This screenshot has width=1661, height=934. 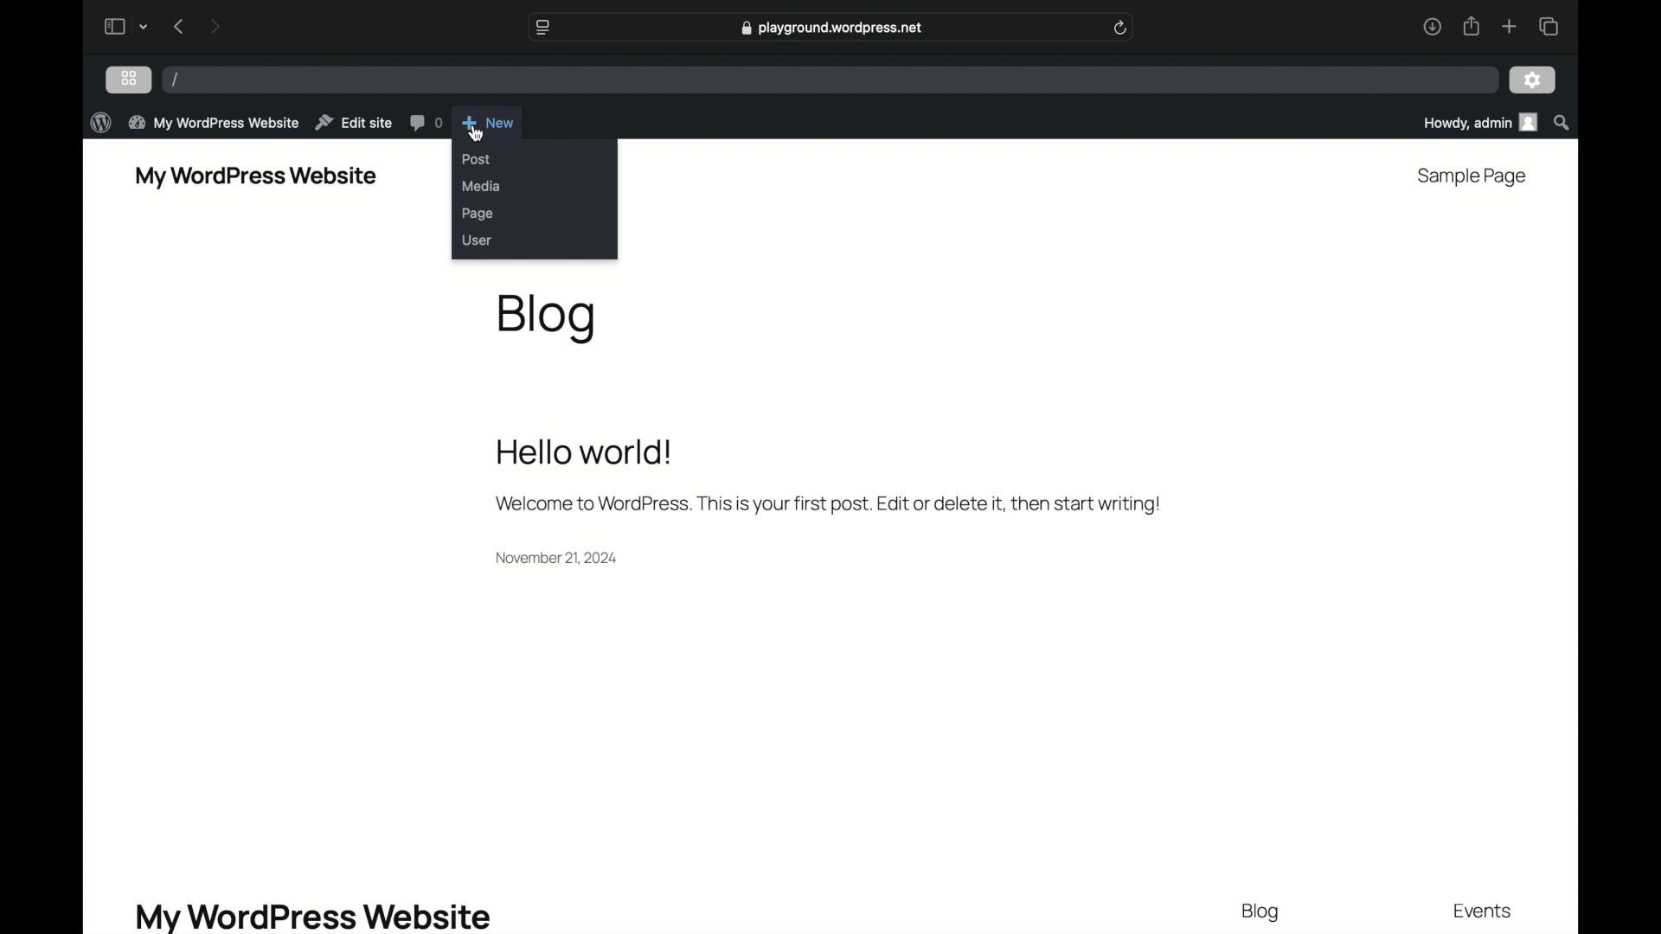 What do you see at coordinates (548, 319) in the screenshot?
I see `blog` at bounding box center [548, 319].